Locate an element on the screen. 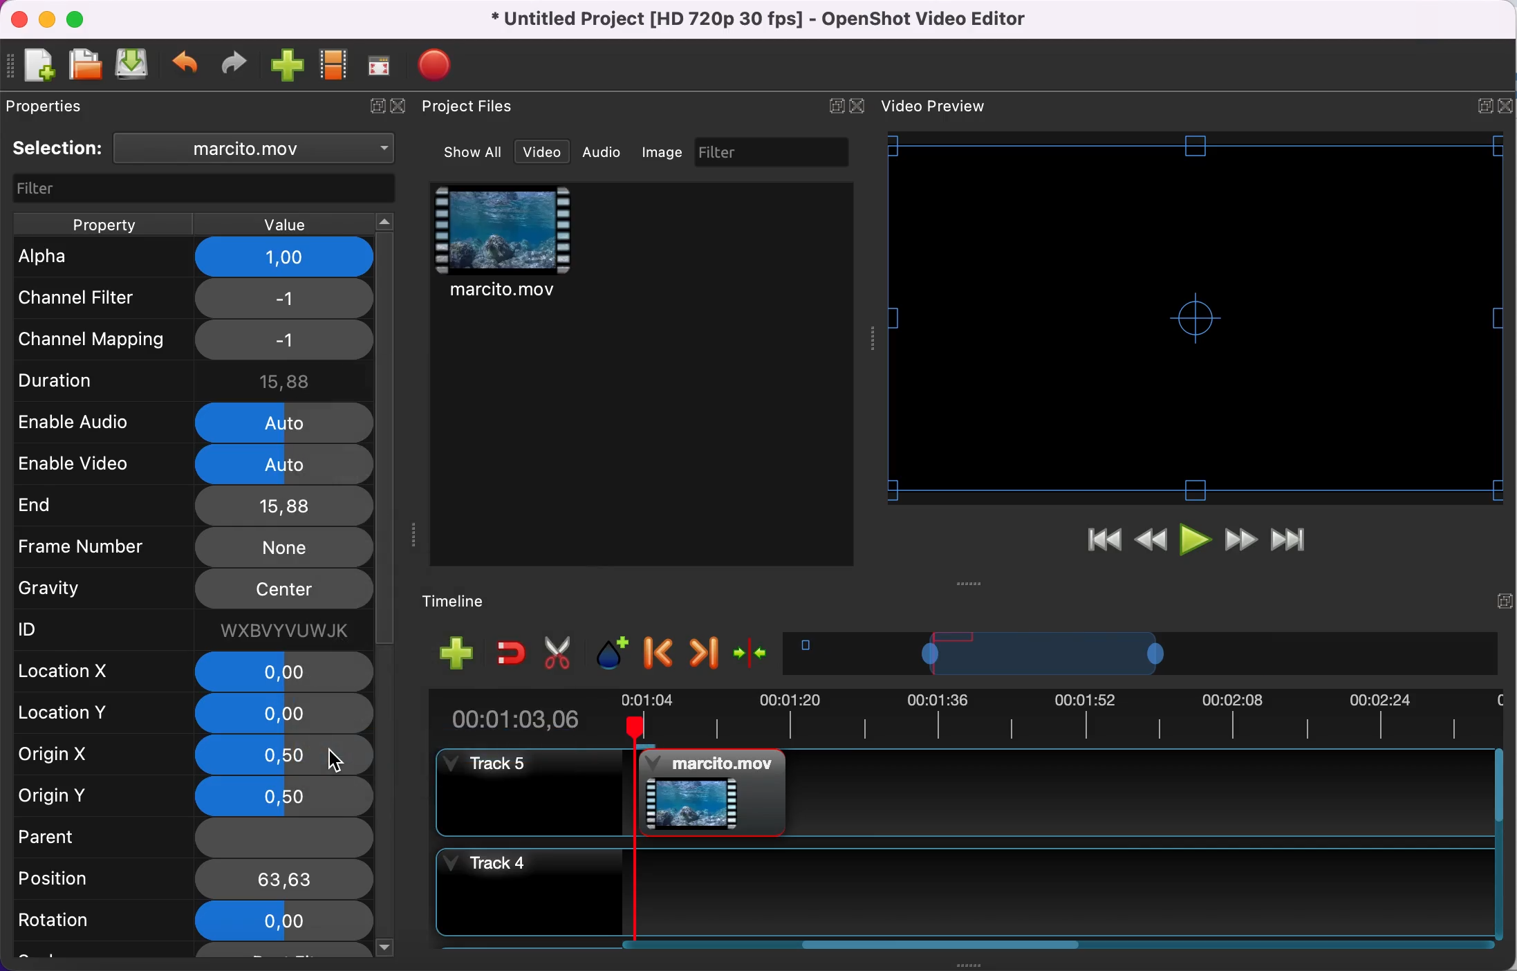 The image size is (1517, 971). audio is located at coordinates (602, 151).